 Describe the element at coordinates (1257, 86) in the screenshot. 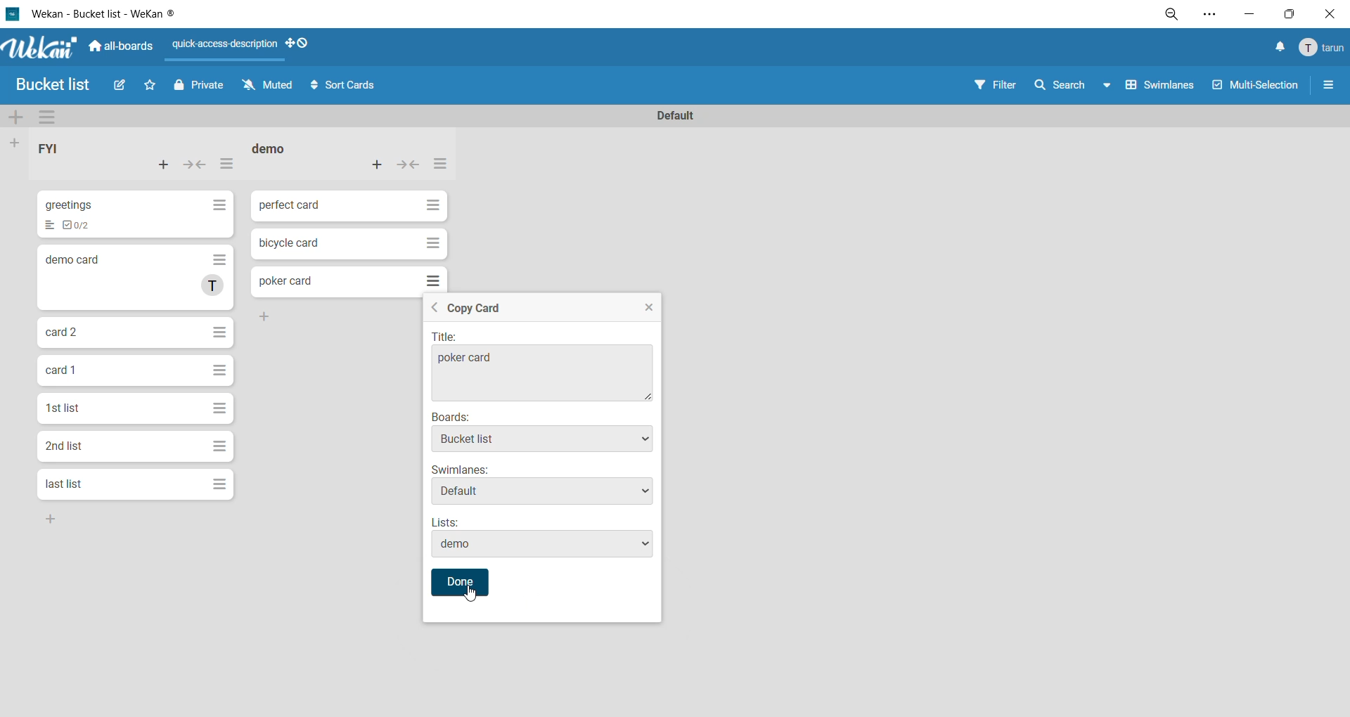

I see `multiselection` at that location.